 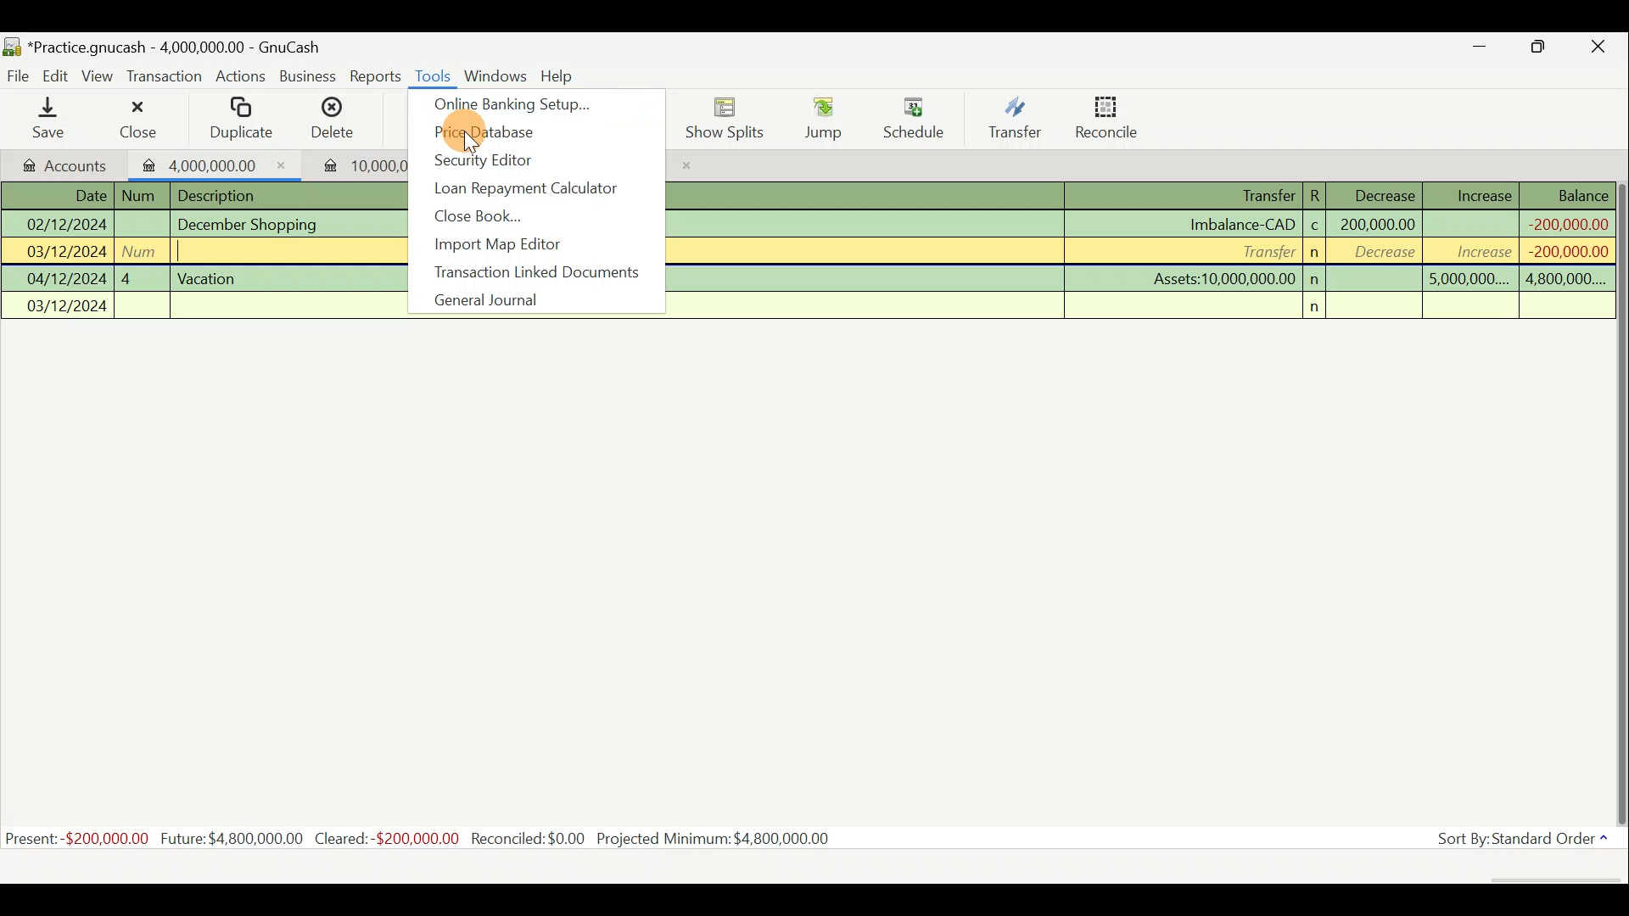 What do you see at coordinates (141, 276) in the screenshot?
I see `4` at bounding box center [141, 276].